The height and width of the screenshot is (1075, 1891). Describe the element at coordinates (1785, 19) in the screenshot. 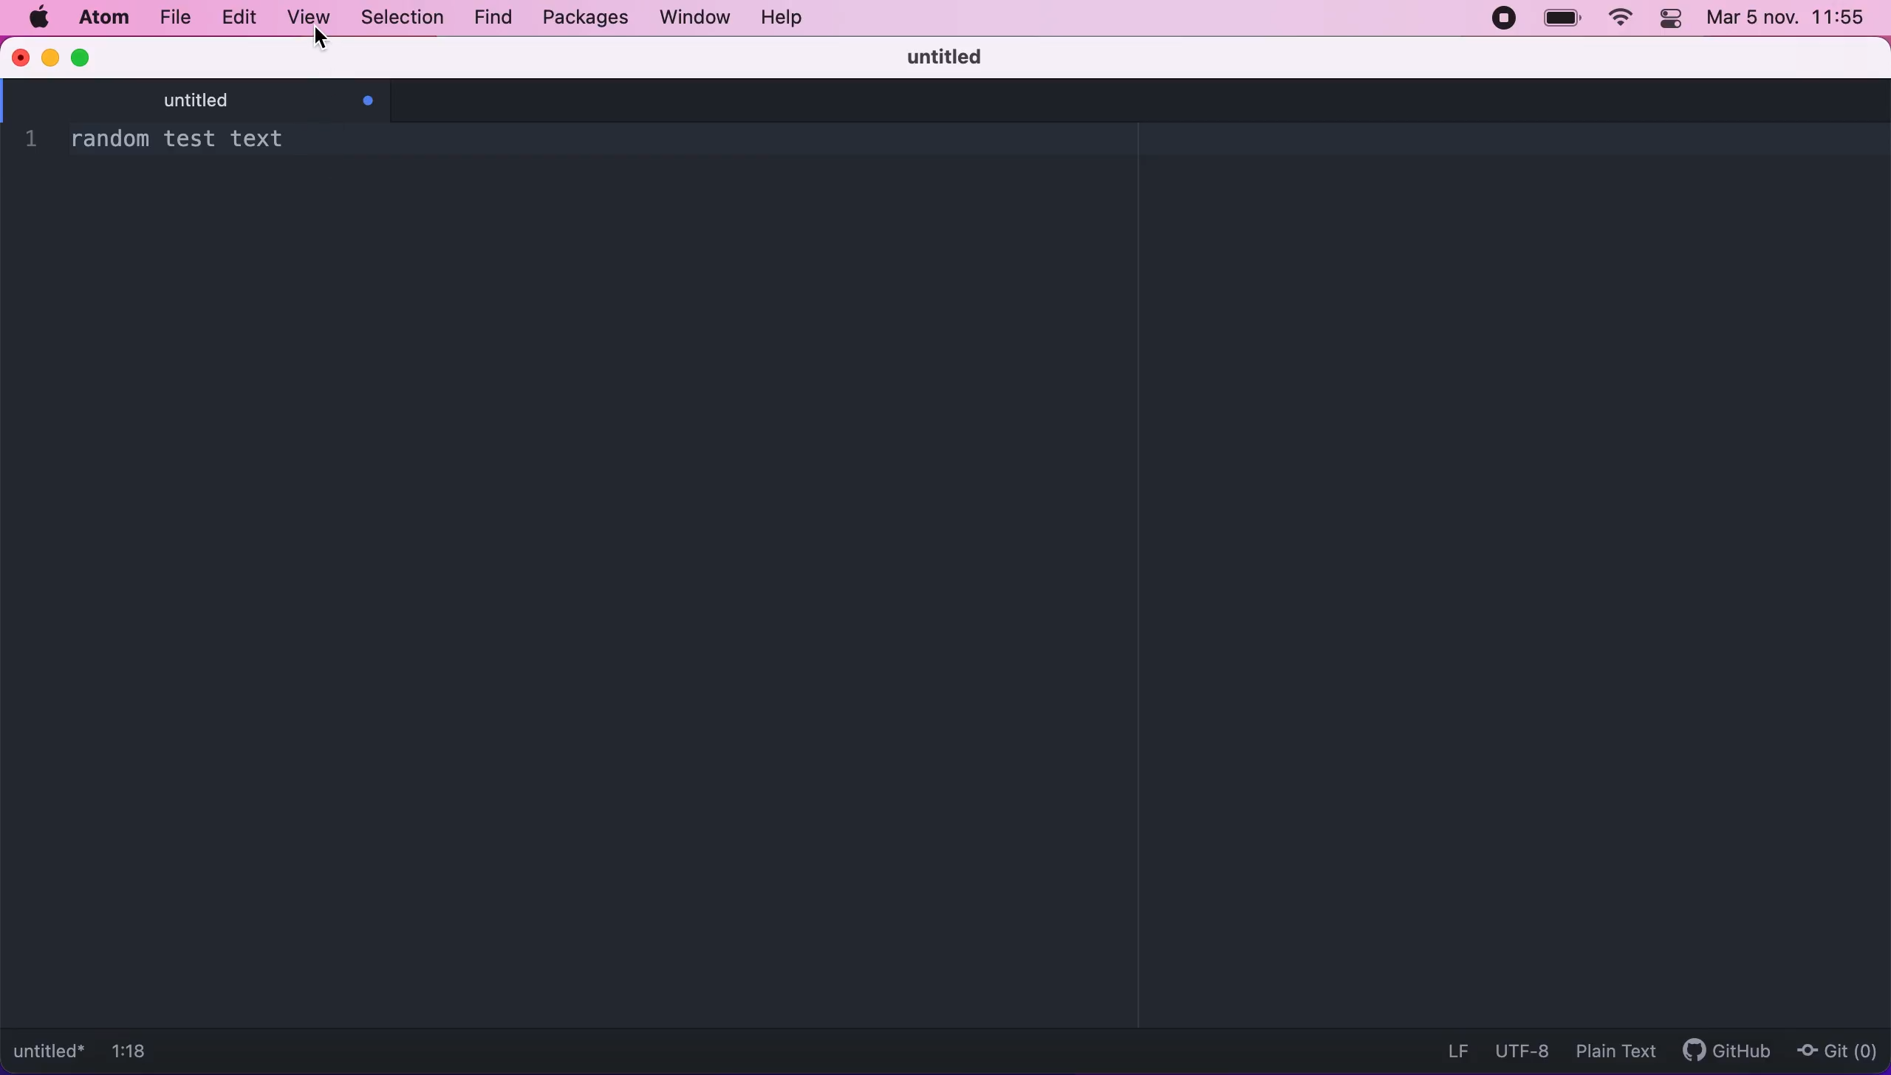

I see `Mar 5 nov. 11:55` at that location.